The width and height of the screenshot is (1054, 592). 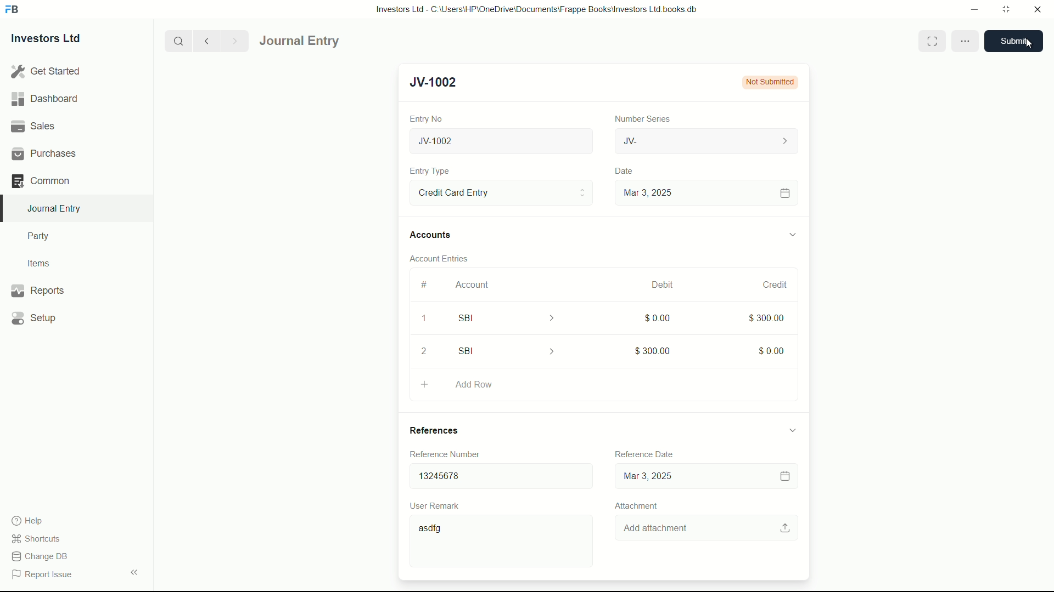 What do you see at coordinates (473, 284) in the screenshot?
I see `Account` at bounding box center [473, 284].